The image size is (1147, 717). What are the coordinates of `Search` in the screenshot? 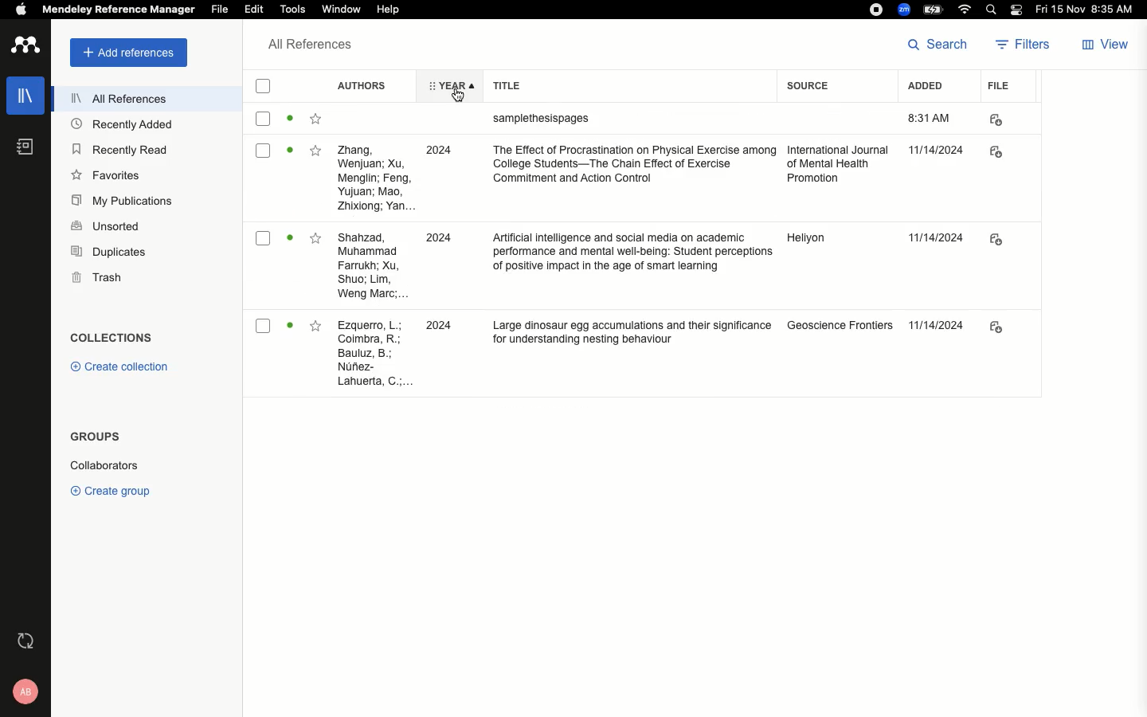 It's located at (934, 46).